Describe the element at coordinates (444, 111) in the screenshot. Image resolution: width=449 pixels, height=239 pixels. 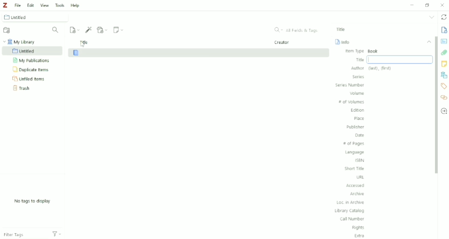
I see `Locate` at that location.